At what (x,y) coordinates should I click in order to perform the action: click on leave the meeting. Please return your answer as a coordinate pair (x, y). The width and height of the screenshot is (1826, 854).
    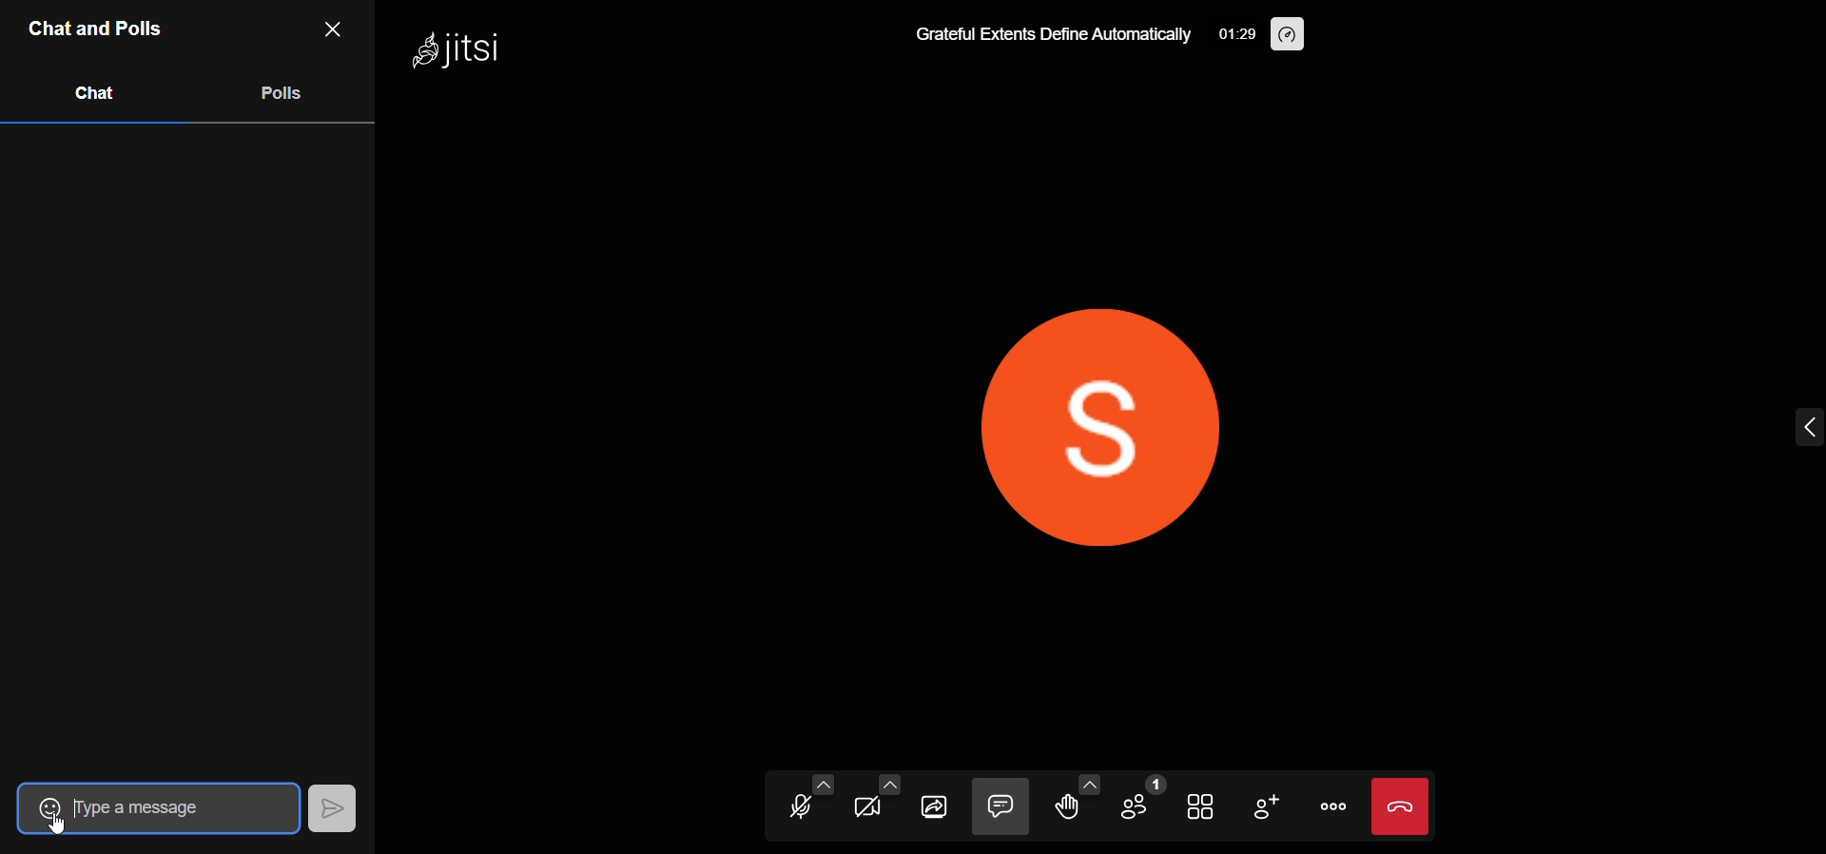
    Looking at the image, I should click on (1404, 804).